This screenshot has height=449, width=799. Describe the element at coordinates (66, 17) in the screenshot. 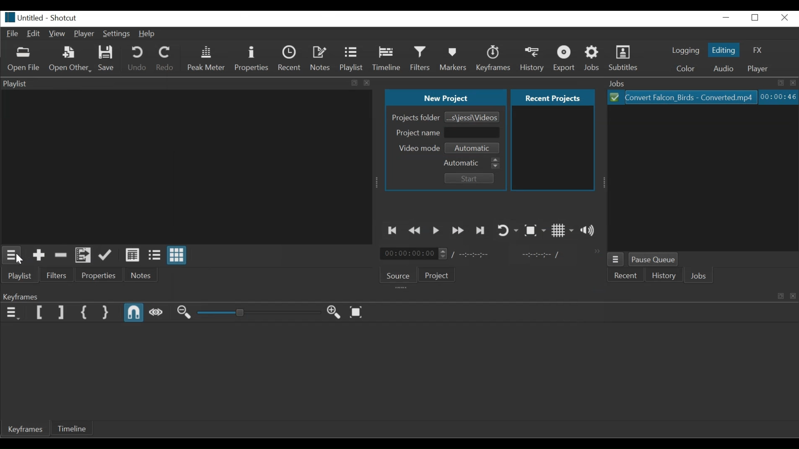

I see `Shotcut` at that location.